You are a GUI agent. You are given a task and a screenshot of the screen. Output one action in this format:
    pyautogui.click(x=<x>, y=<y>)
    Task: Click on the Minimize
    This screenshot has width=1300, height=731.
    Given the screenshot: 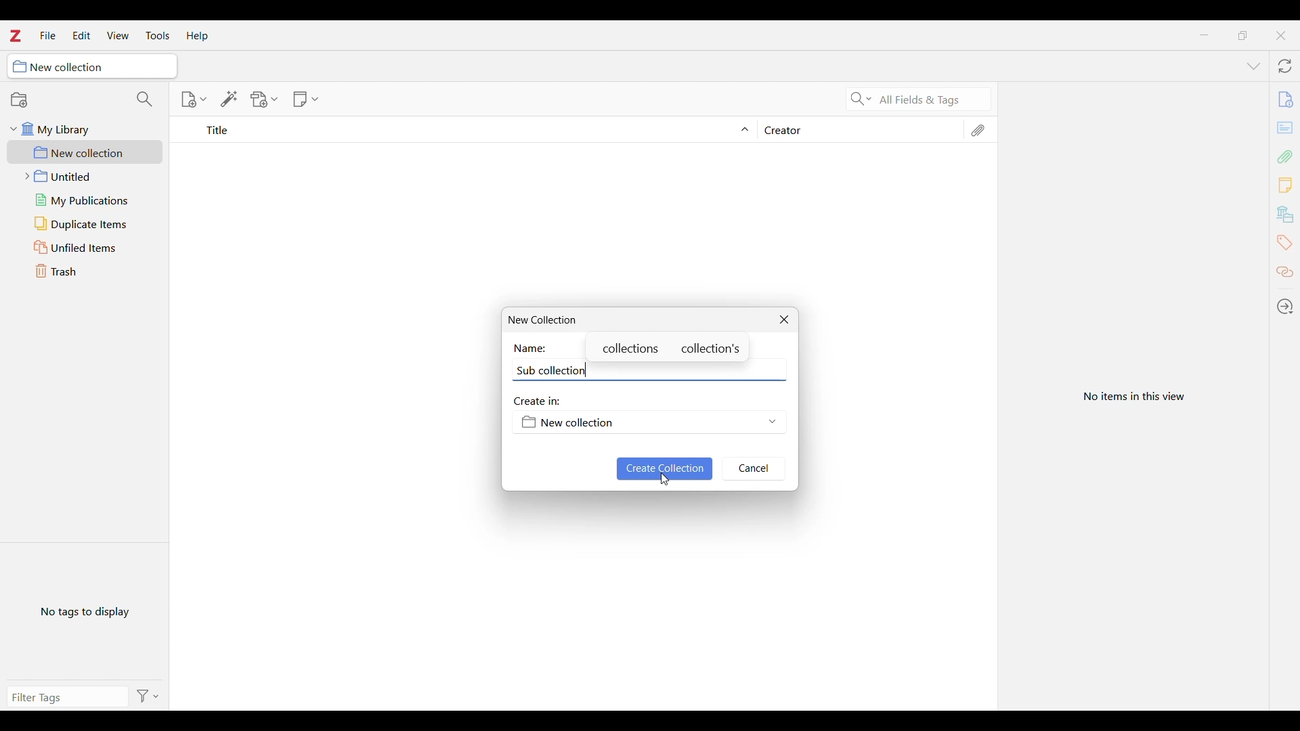 What is the action you would take?
    pyautogui.click(x=1203, y=35)
    